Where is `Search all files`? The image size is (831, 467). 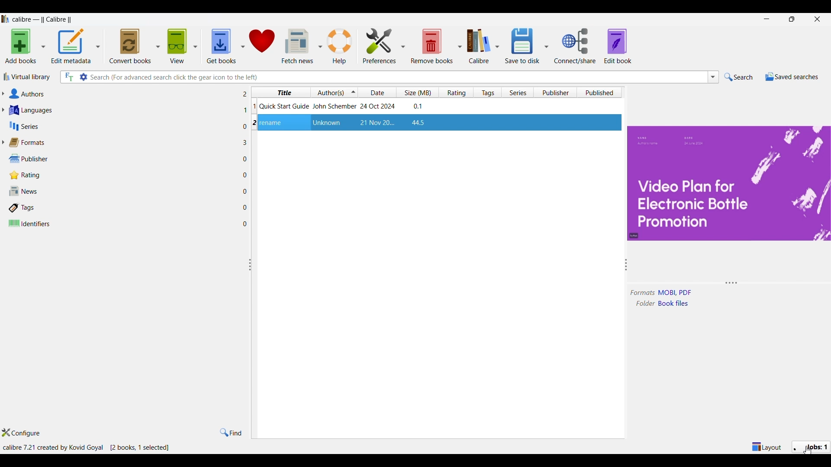 Search all files is located at coordinates (68, 77).